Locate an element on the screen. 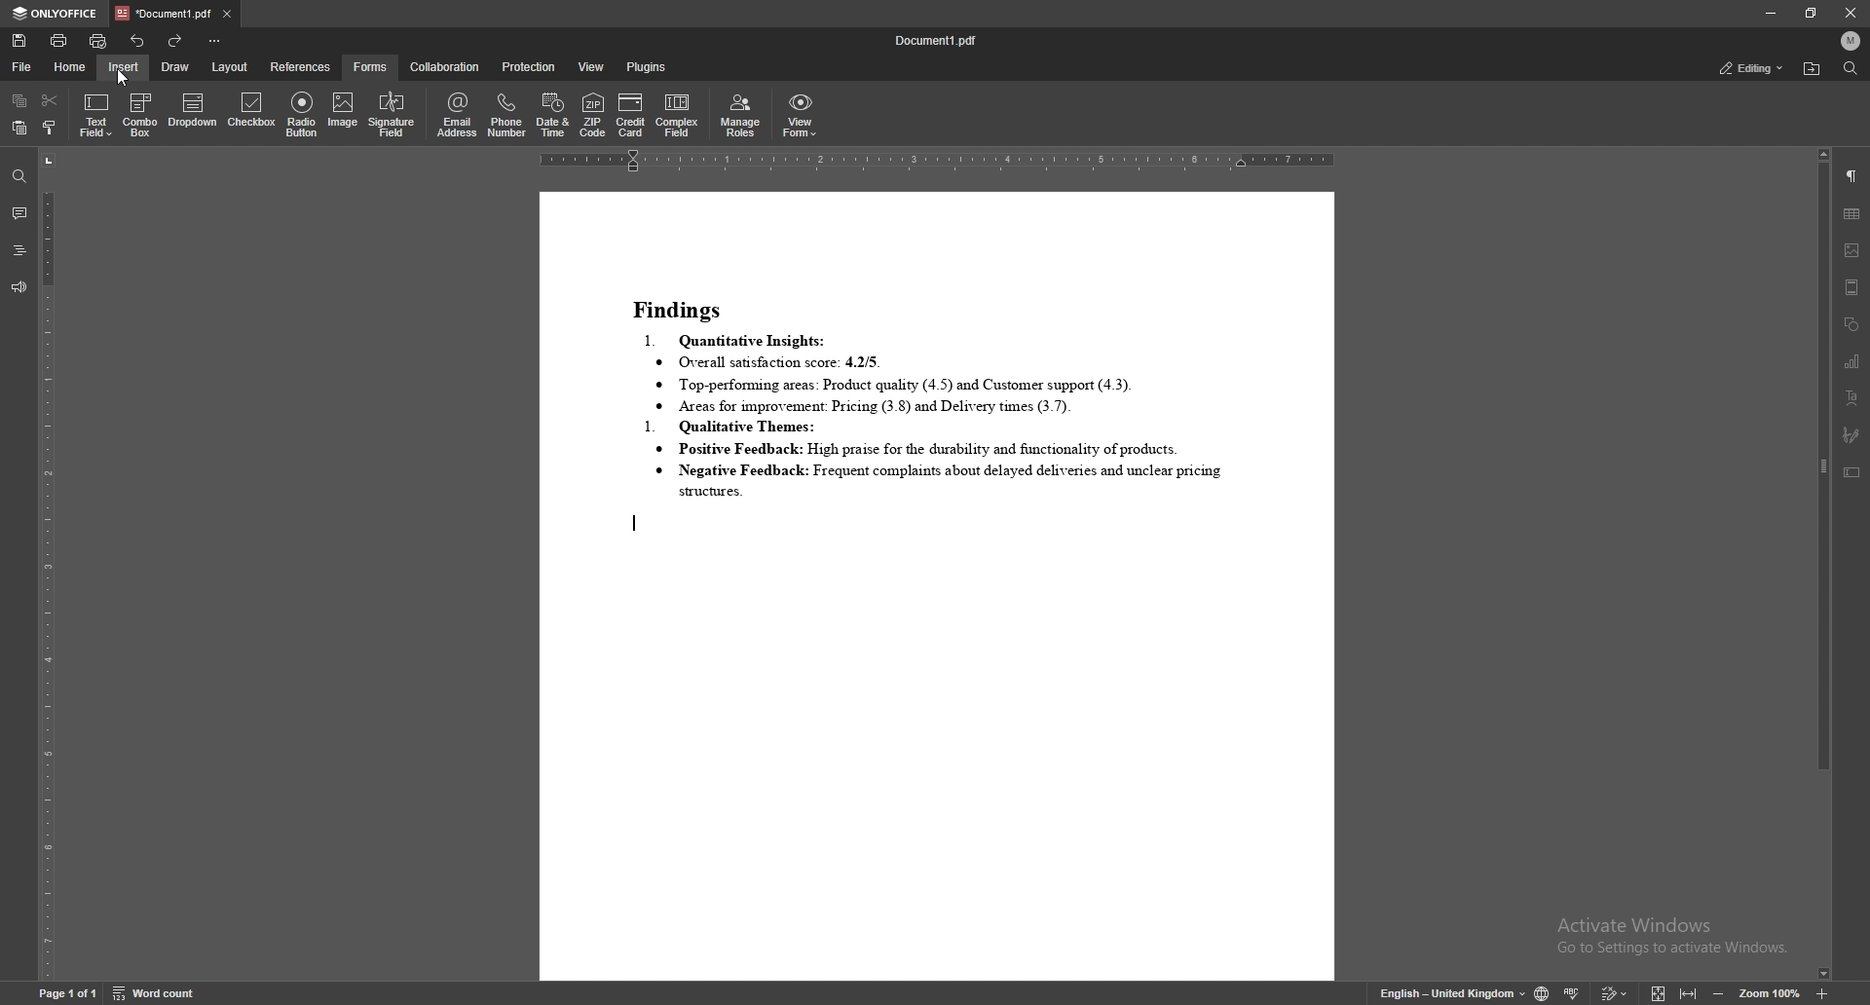 The width and height of the screenshot is (1870, 1005). onlyoffice is located at coordinates (57, 14).